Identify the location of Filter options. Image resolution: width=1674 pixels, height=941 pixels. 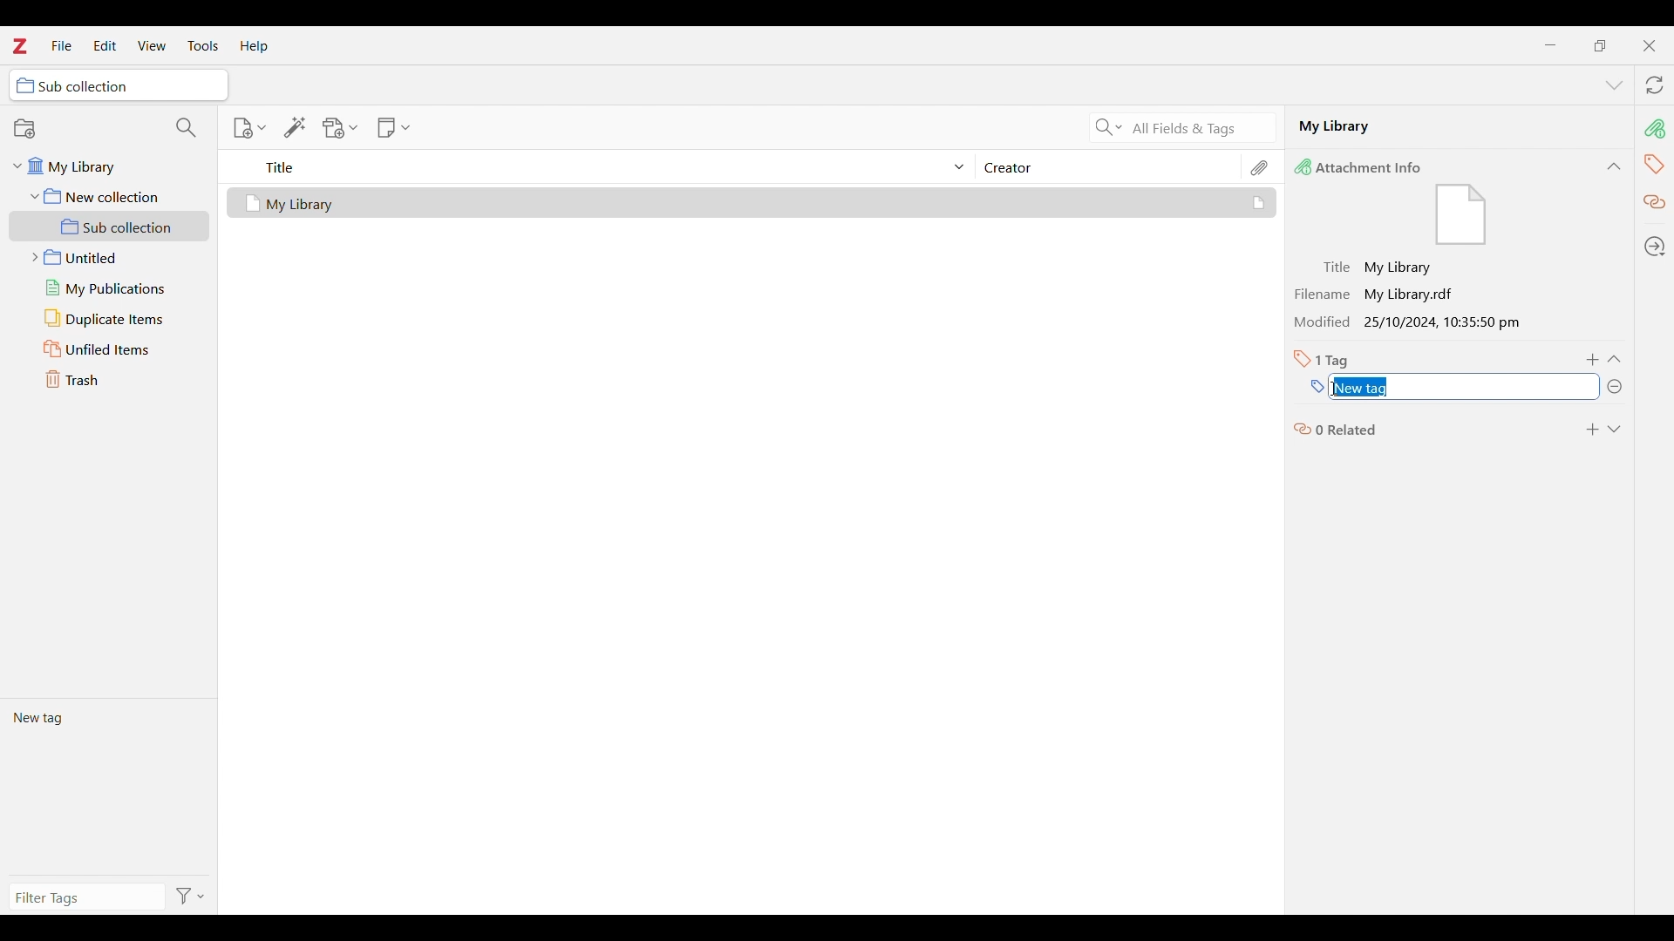
(191, 897).